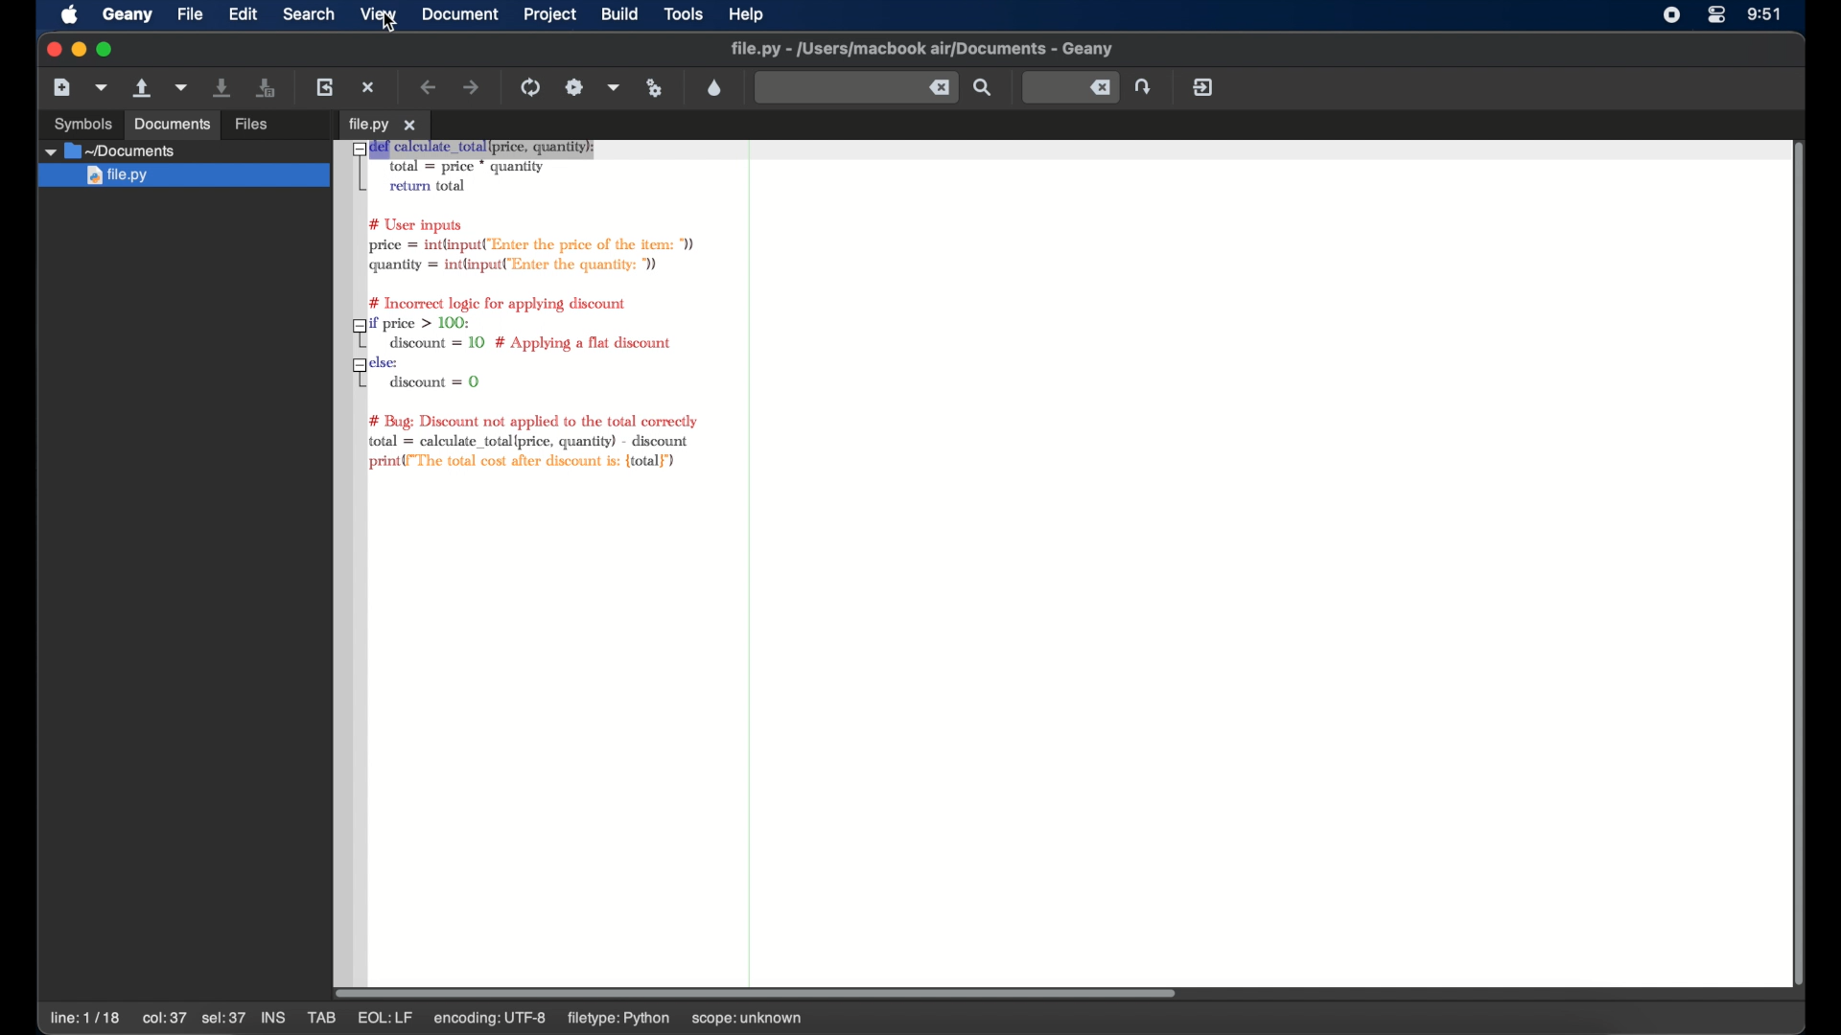 The width and height of the screenshot is (1841, 1035). What do you see at coordinates (82, 126) in the screenshot?
I see `symbols` at bounding box center [82, 126].